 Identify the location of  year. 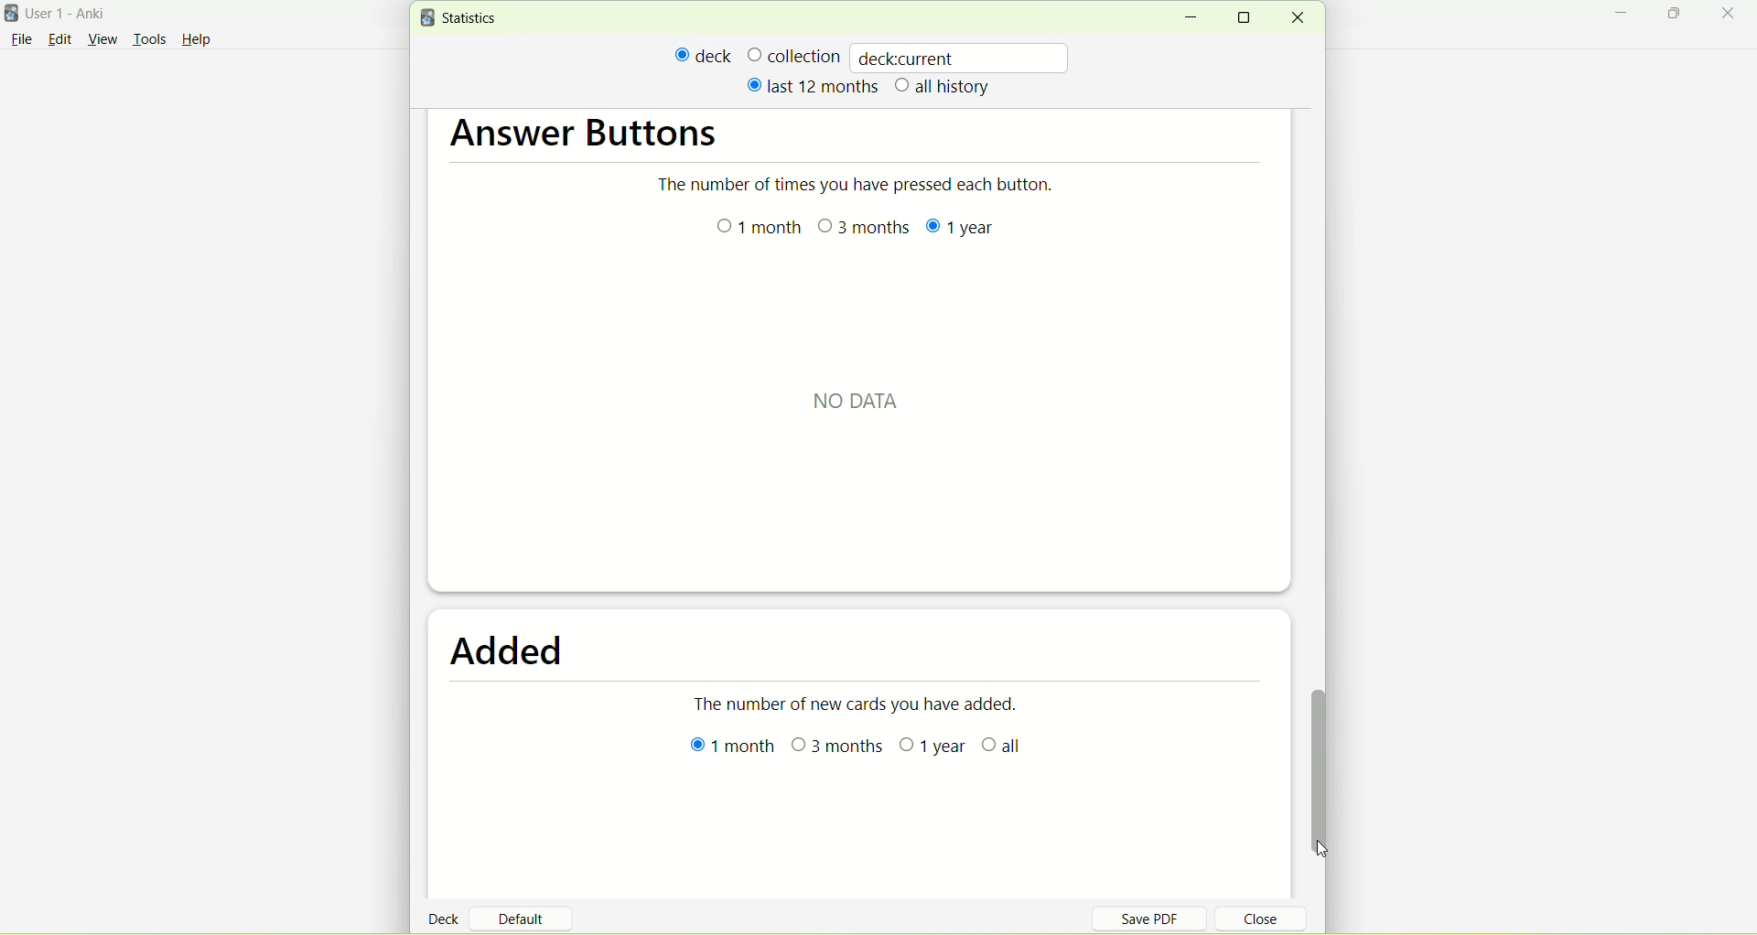
(954, 227).